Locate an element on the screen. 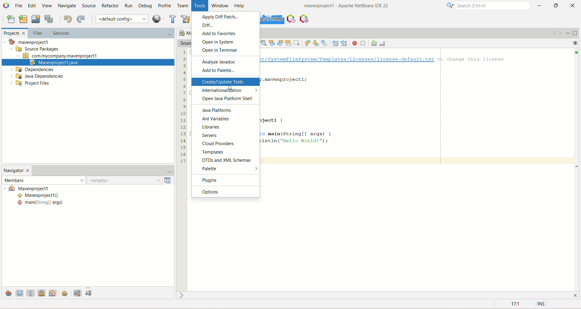 This screenshot has width=581, height=309. 17:1 is located at coordinates (514, 304).